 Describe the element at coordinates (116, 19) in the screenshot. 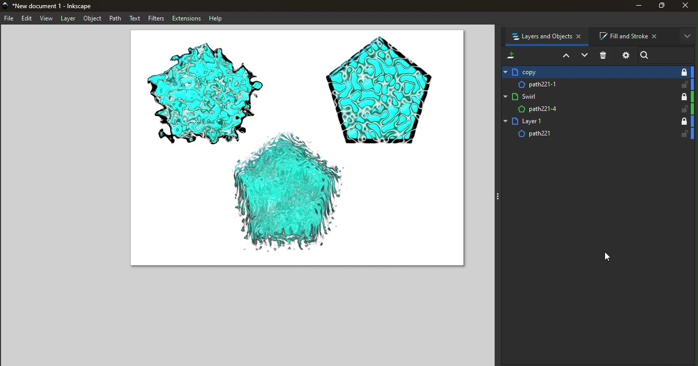

I see `Path` at that location.